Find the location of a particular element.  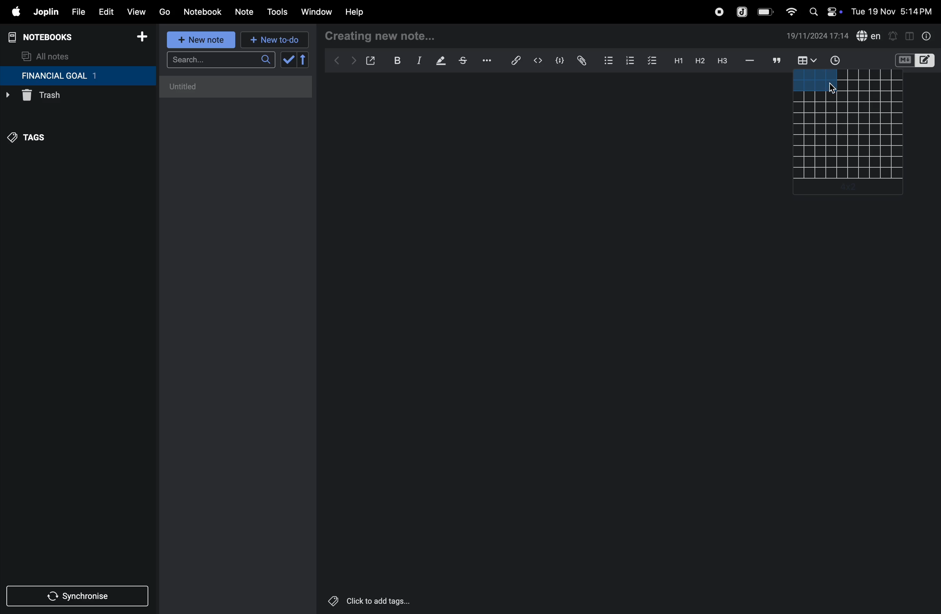

code block is located at coordinates (557, 61).